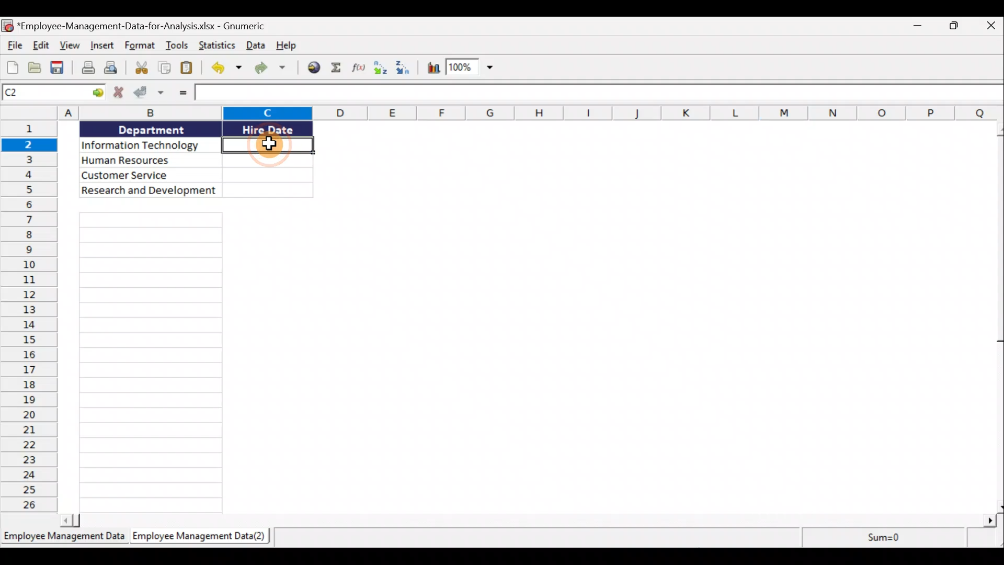 The width and height of the screenshot is (1004, 565). Describe the element at coordinates (997, 317) in the screenshot. I see `Scroll bar` at that location.